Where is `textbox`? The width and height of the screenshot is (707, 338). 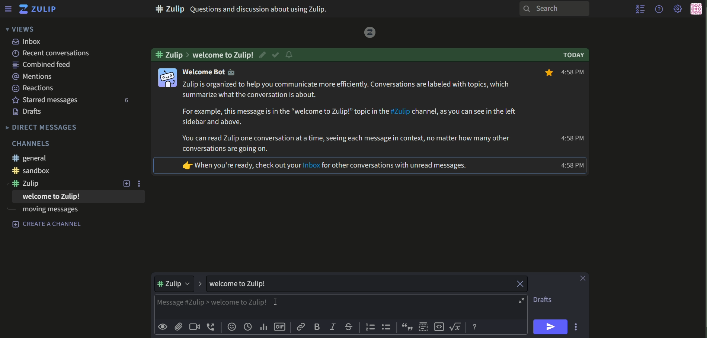
textbox is located at coordinates (327, 308).